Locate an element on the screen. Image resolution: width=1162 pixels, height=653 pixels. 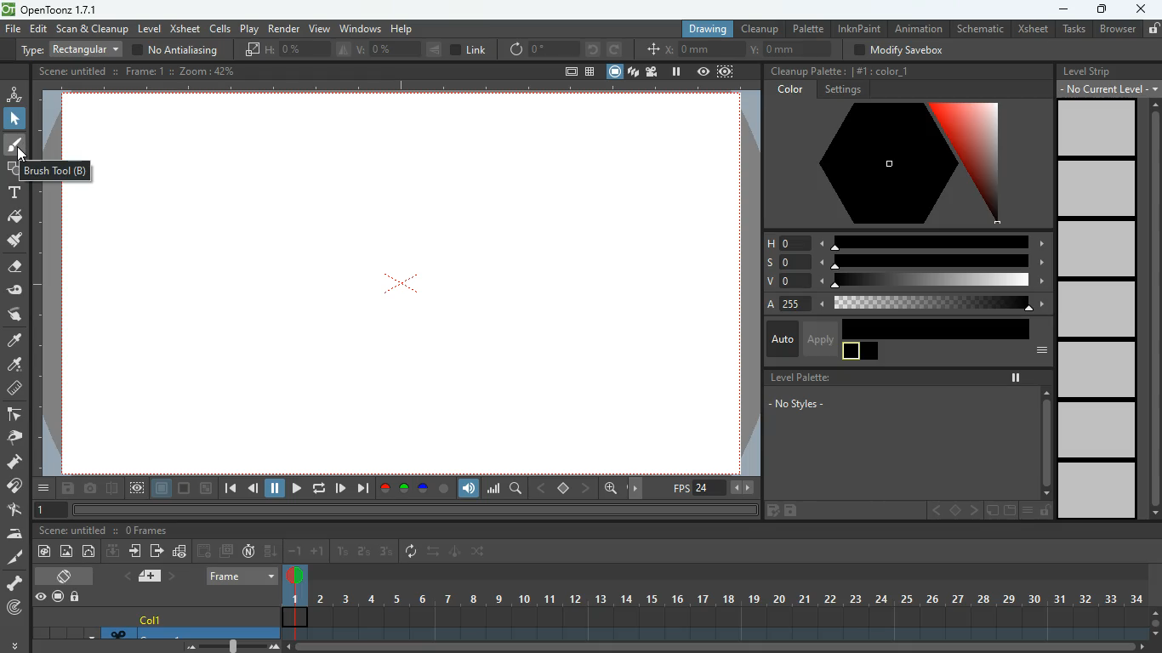
tipe is located at coordinates (68, 50).